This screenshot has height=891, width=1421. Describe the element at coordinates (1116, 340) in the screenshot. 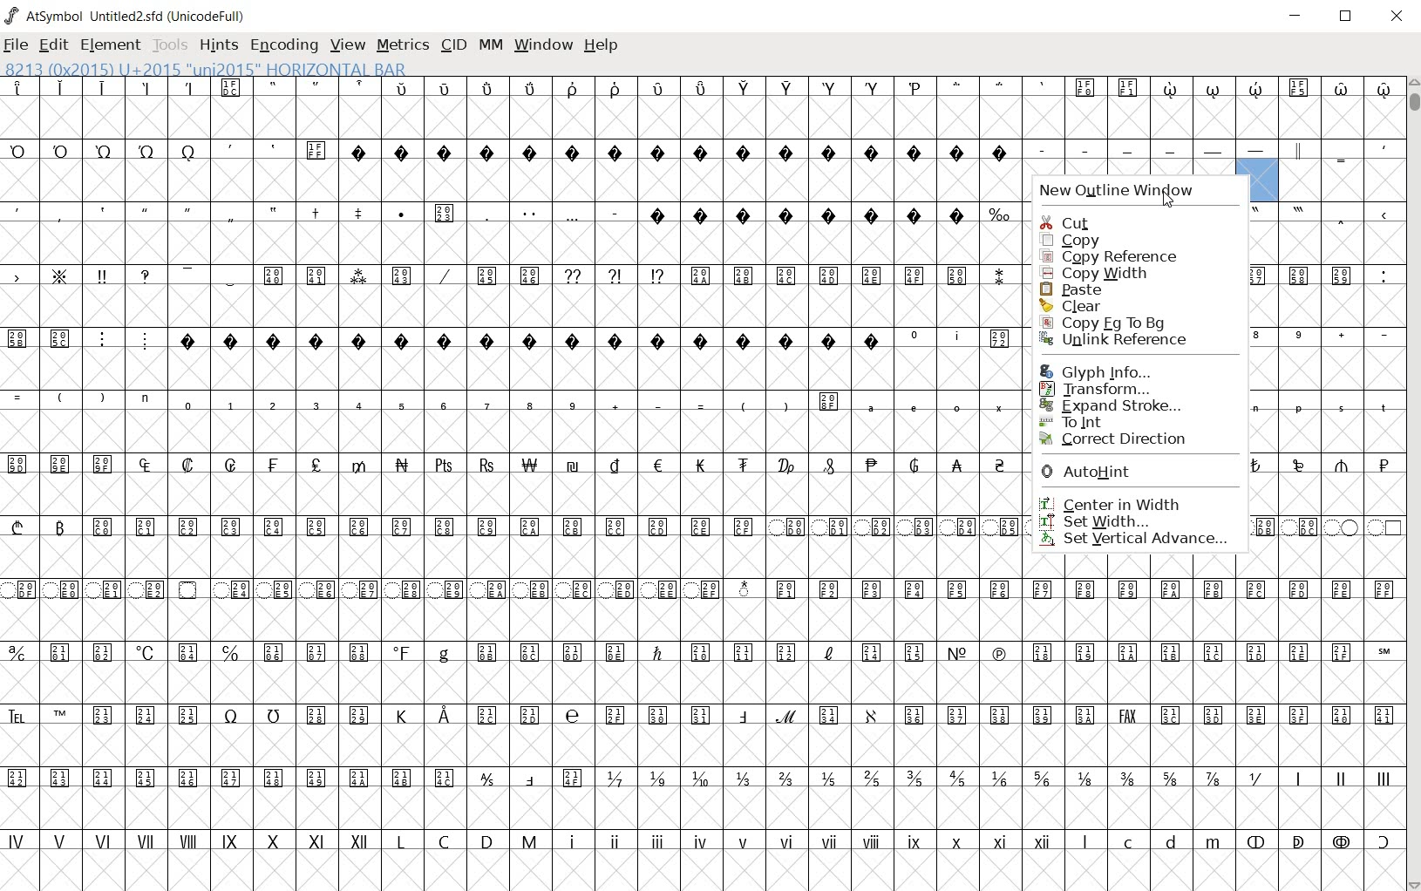

I see `Unlink Reference` at that location.